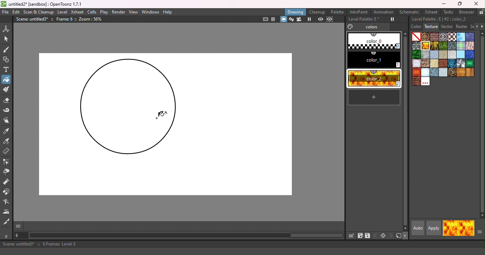  Describe the element at coordinates (447, 12) in the screenshot. I see `Tasks` at that location.